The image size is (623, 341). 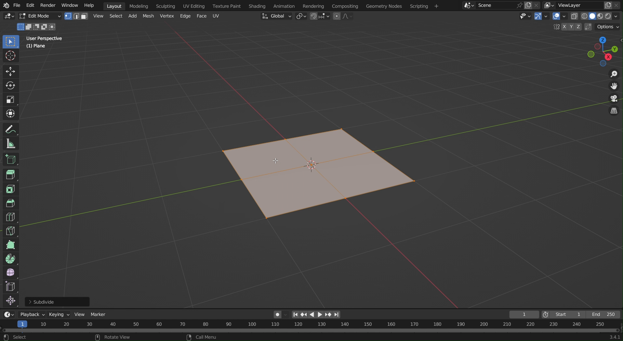 I want to click on Geometry Nodes, so click(x=383, y=6).